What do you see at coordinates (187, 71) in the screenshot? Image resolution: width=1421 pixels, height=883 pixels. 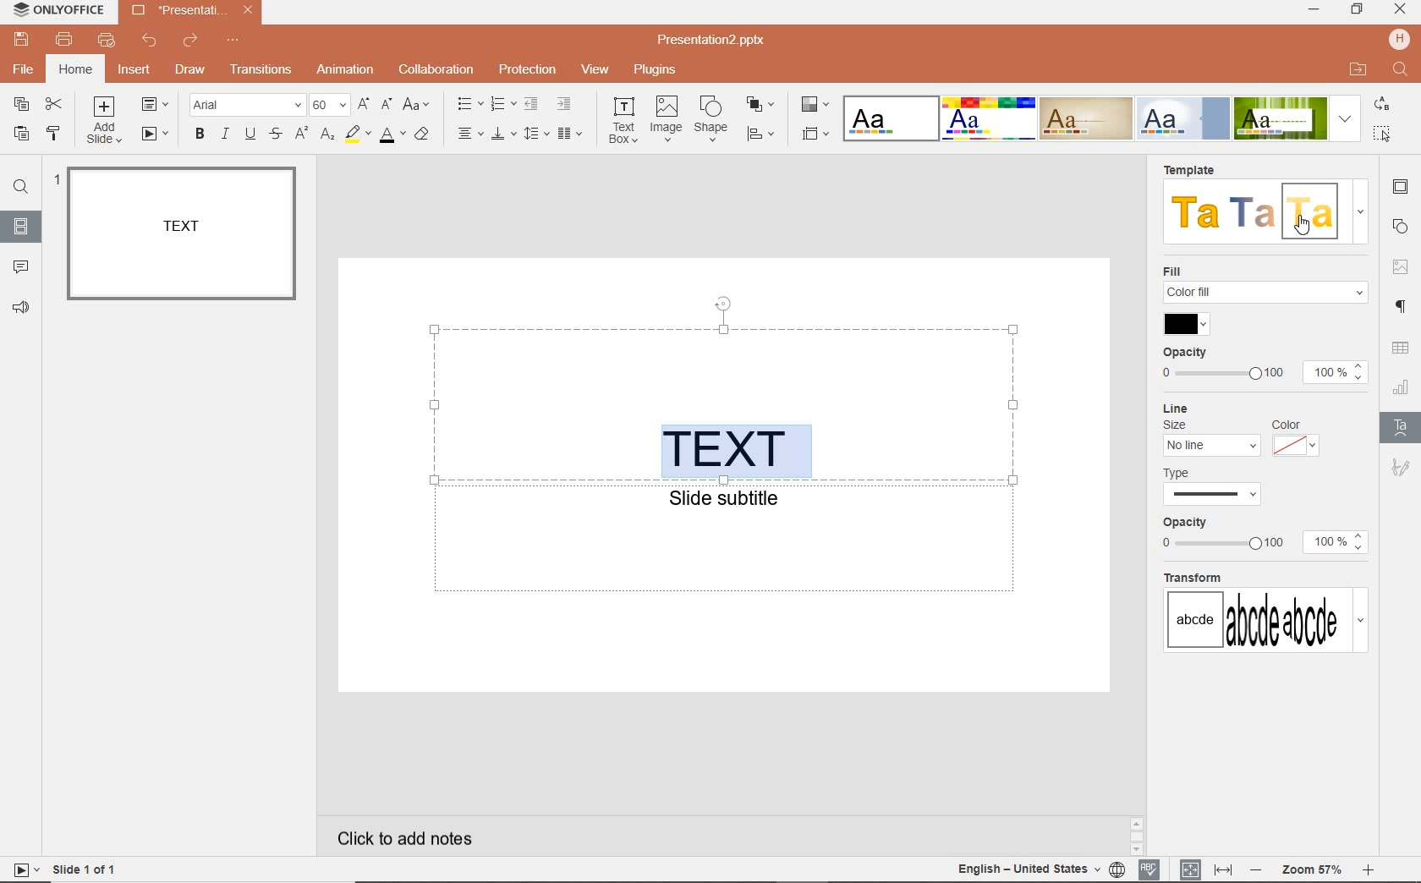 I see `DRAW` at bounding box center [187, 71].